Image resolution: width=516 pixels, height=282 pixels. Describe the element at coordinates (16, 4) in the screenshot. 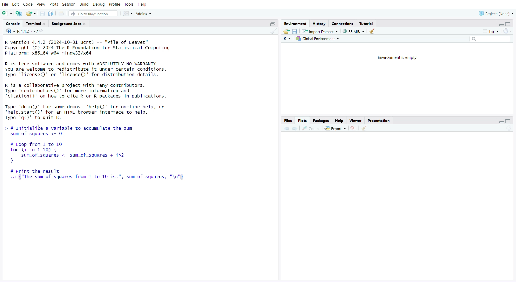

I see `edit` at that location.